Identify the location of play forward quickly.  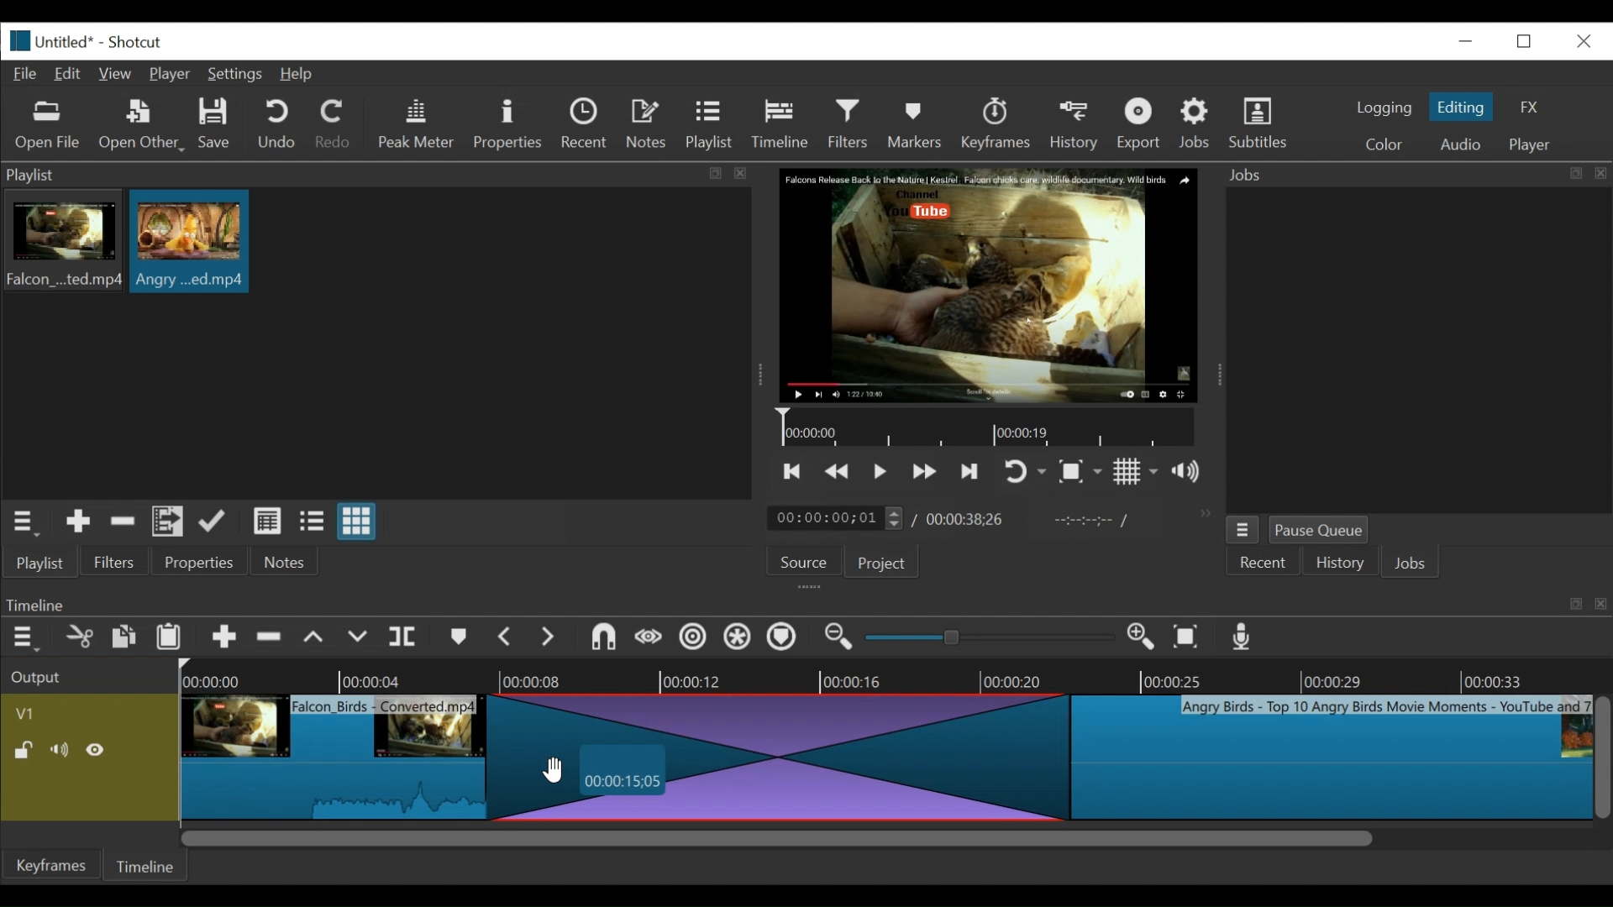
(927, 474).